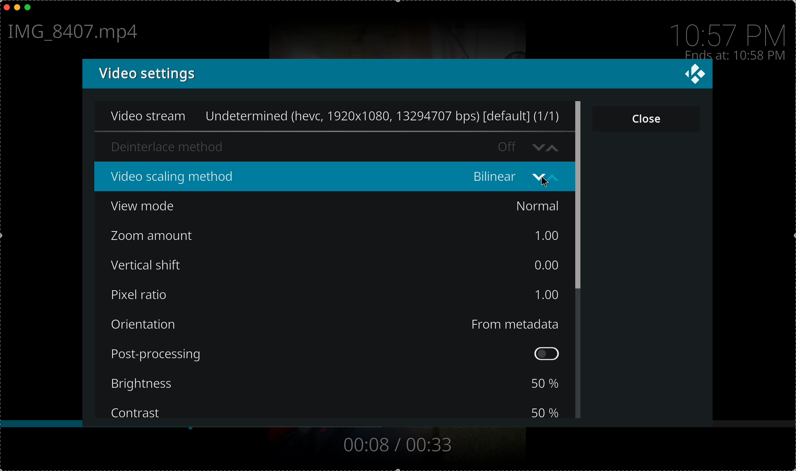 The height and width of the screenshot is (471, 796). I want to click on video settings, so click(373, 74).